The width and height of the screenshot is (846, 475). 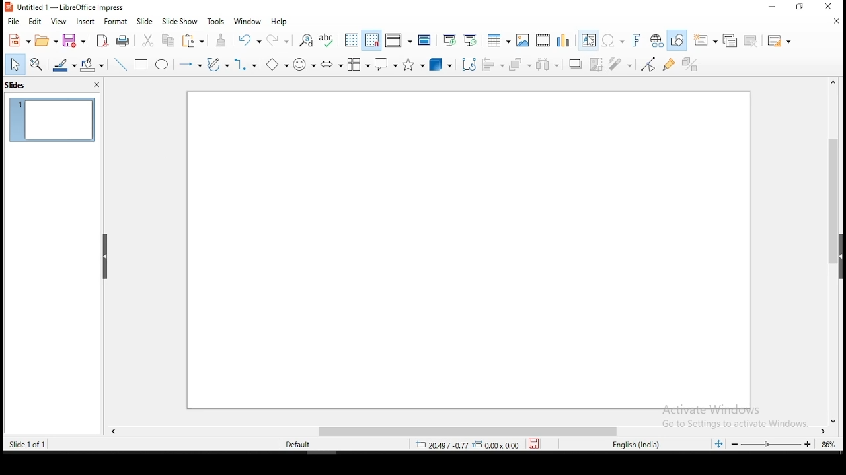 I want to click on select tool, so click(x=14, y=67).